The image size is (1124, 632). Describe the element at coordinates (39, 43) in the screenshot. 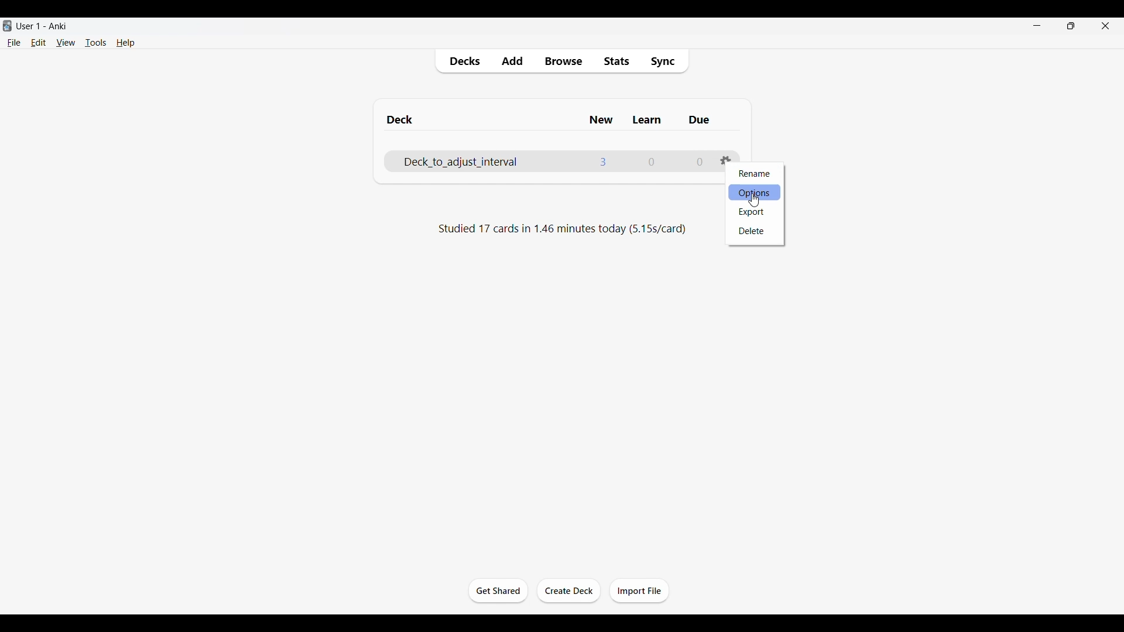

I see `Edit menu` at that location.